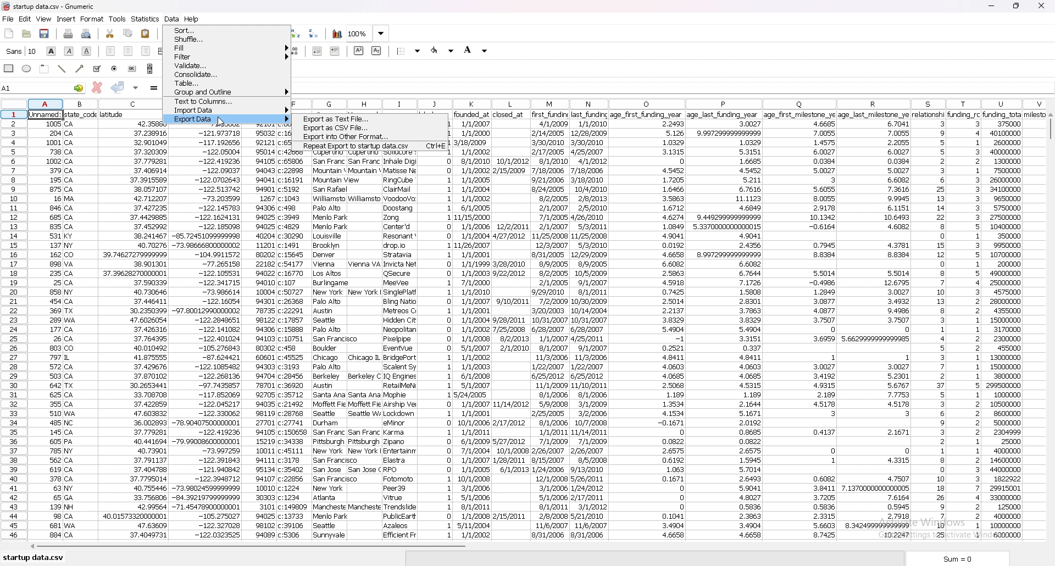 This screenshot has width=1055, height=566. I want to click on file name, so click(62, 6).